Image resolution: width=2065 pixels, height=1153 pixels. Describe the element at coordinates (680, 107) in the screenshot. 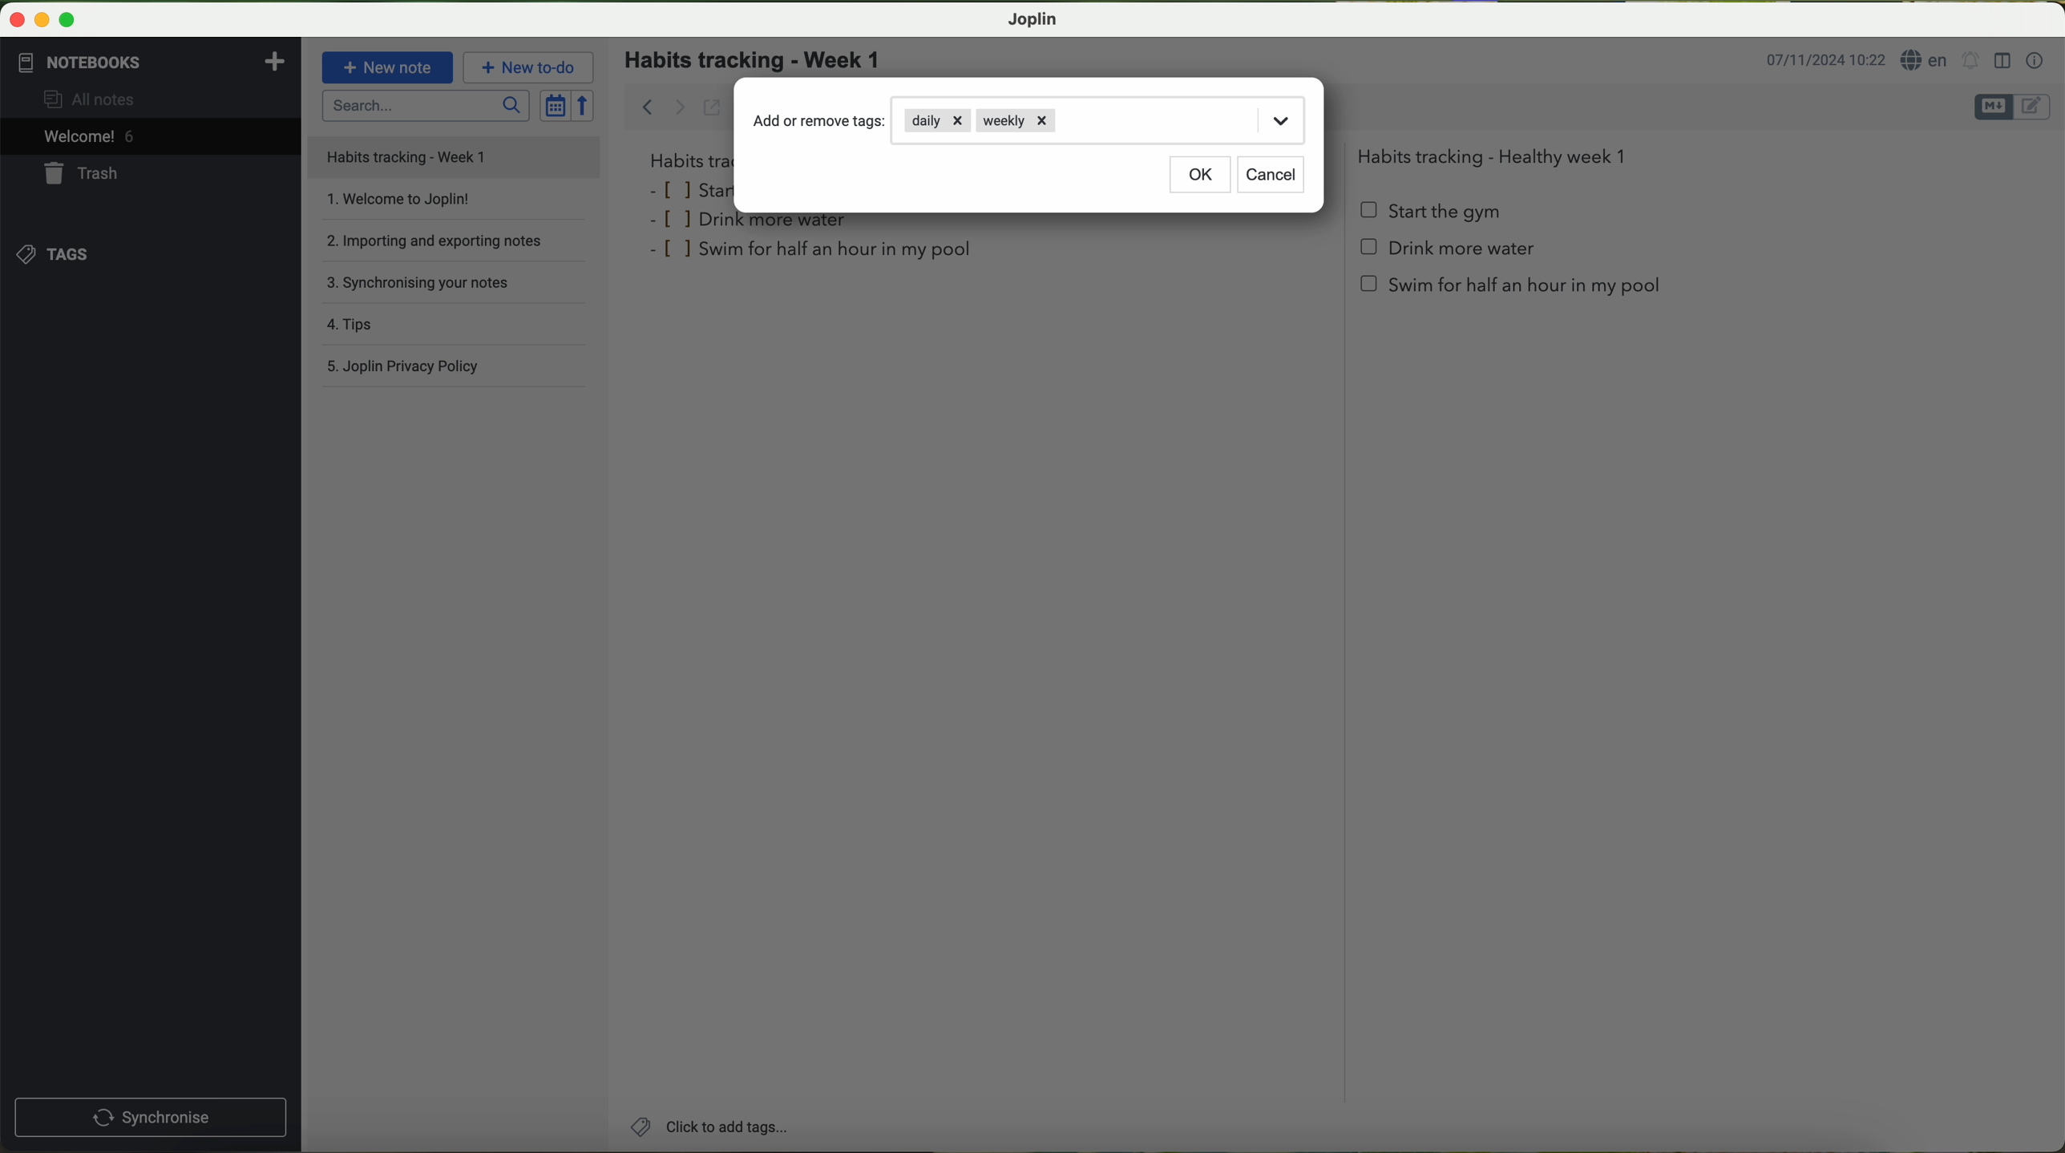

I see `forward` at that location.